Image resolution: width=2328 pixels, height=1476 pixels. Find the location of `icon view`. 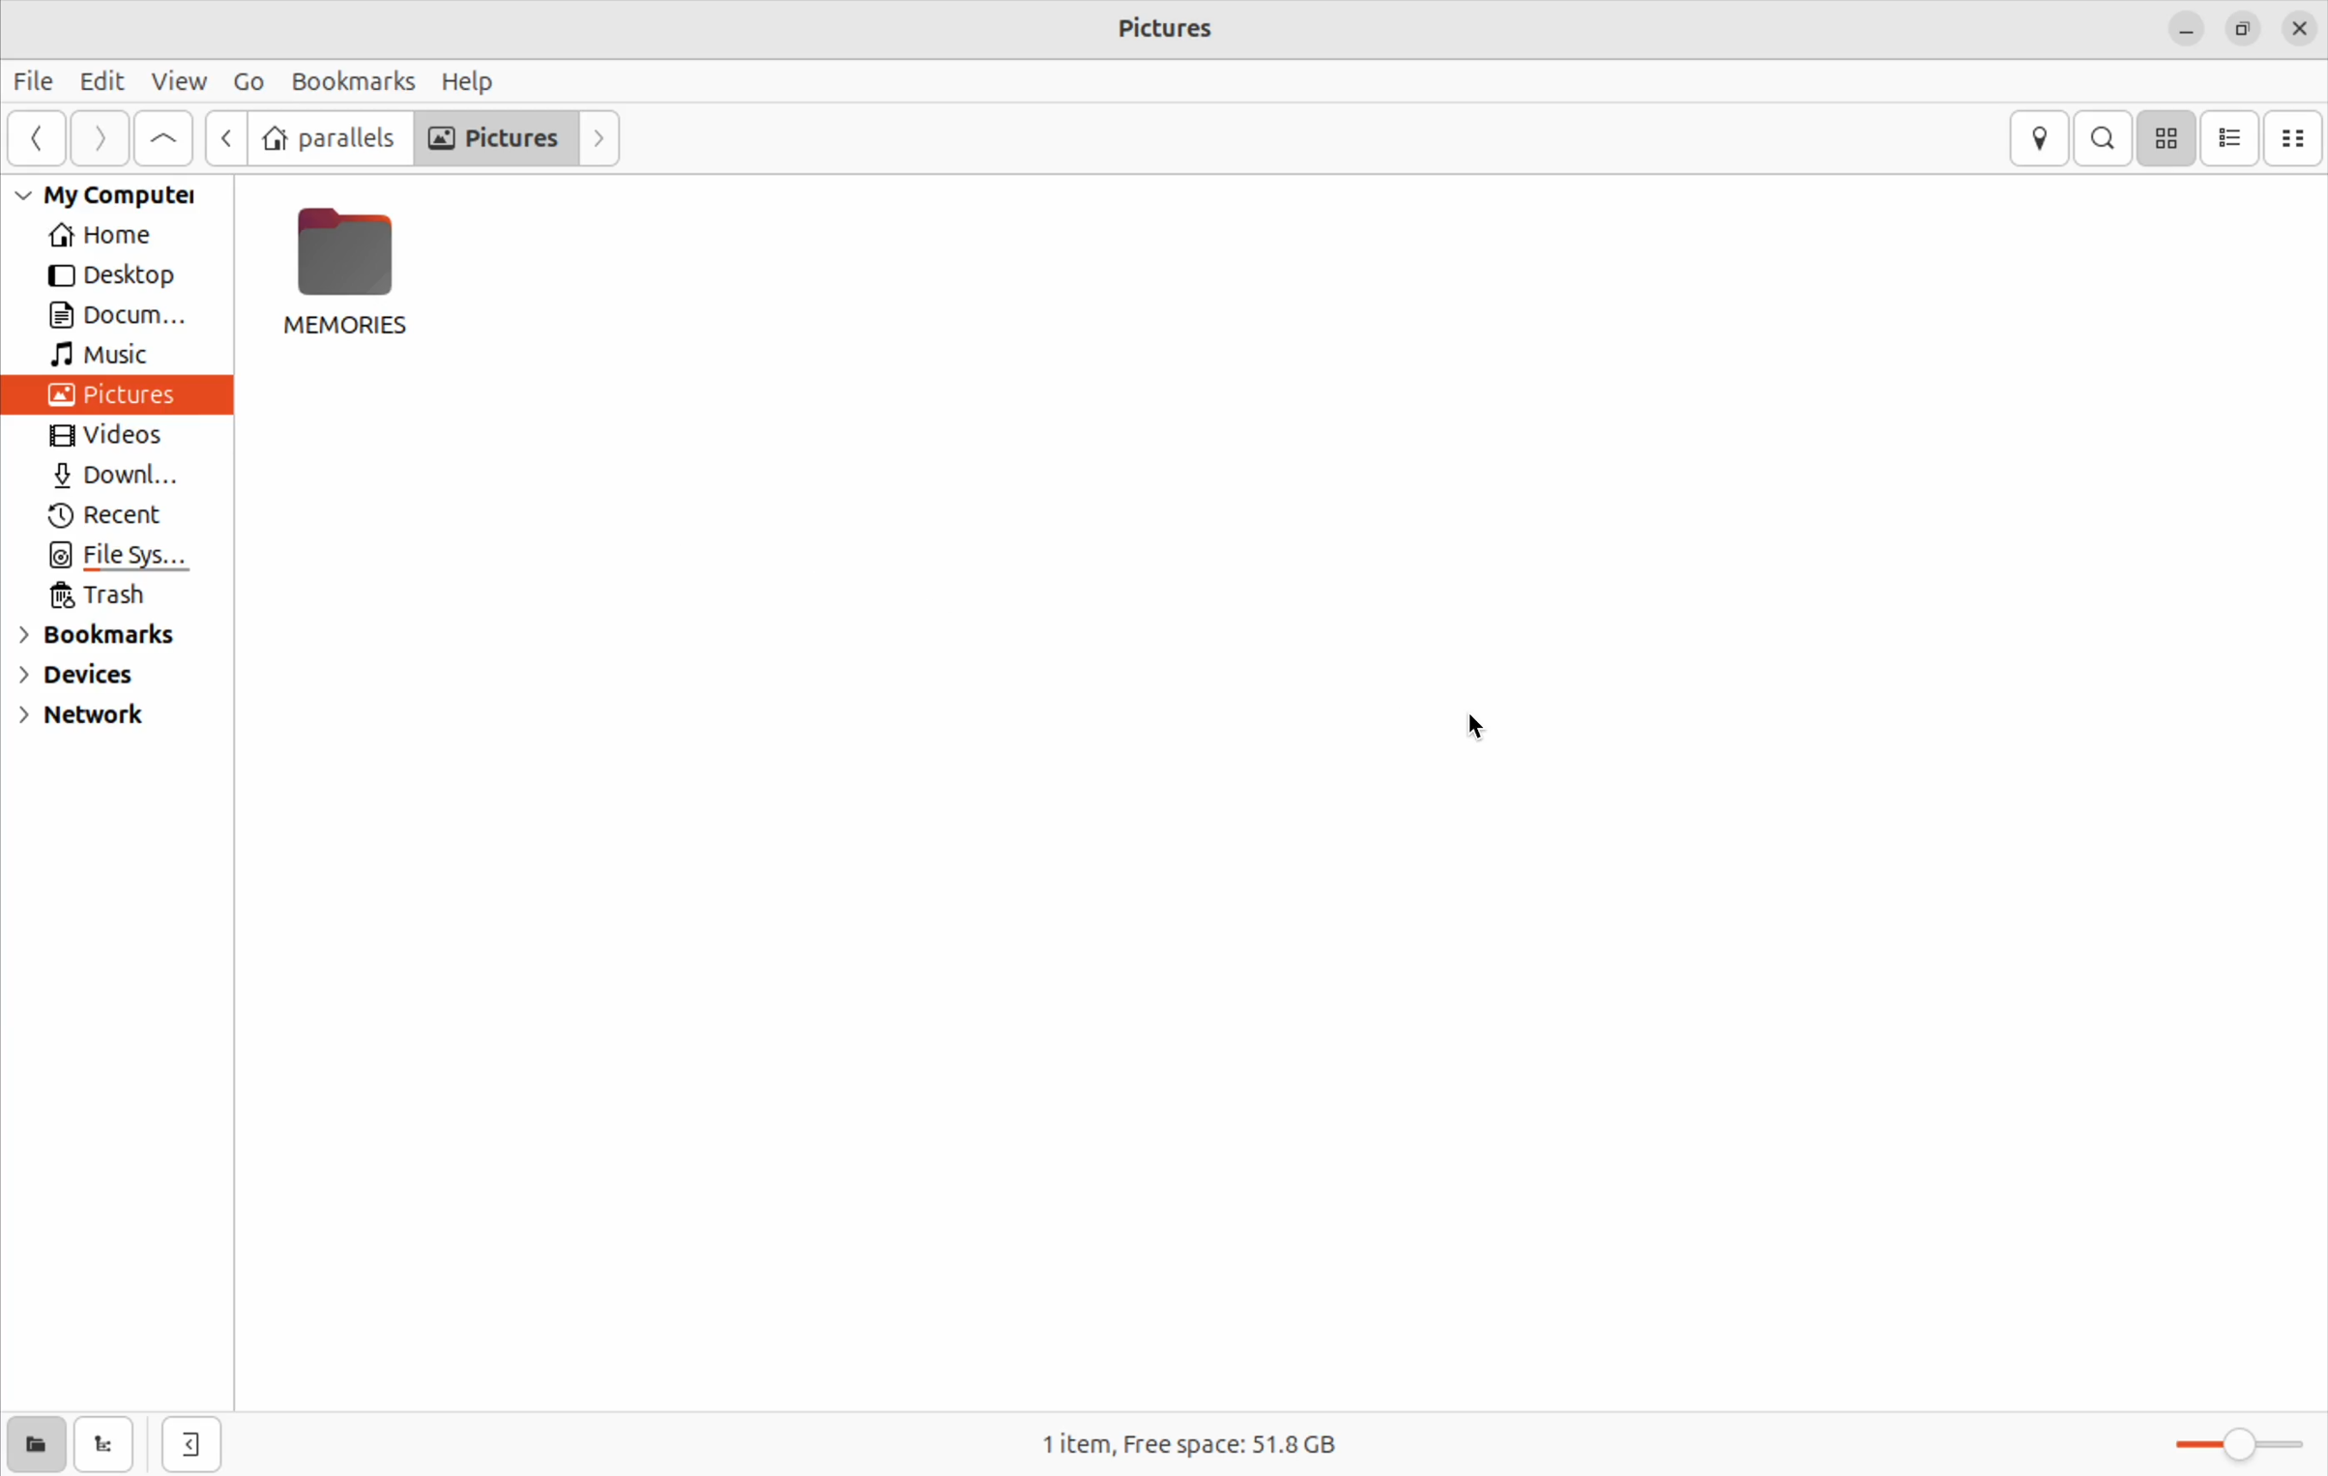

icon view is located at coordinates (2168, 135).